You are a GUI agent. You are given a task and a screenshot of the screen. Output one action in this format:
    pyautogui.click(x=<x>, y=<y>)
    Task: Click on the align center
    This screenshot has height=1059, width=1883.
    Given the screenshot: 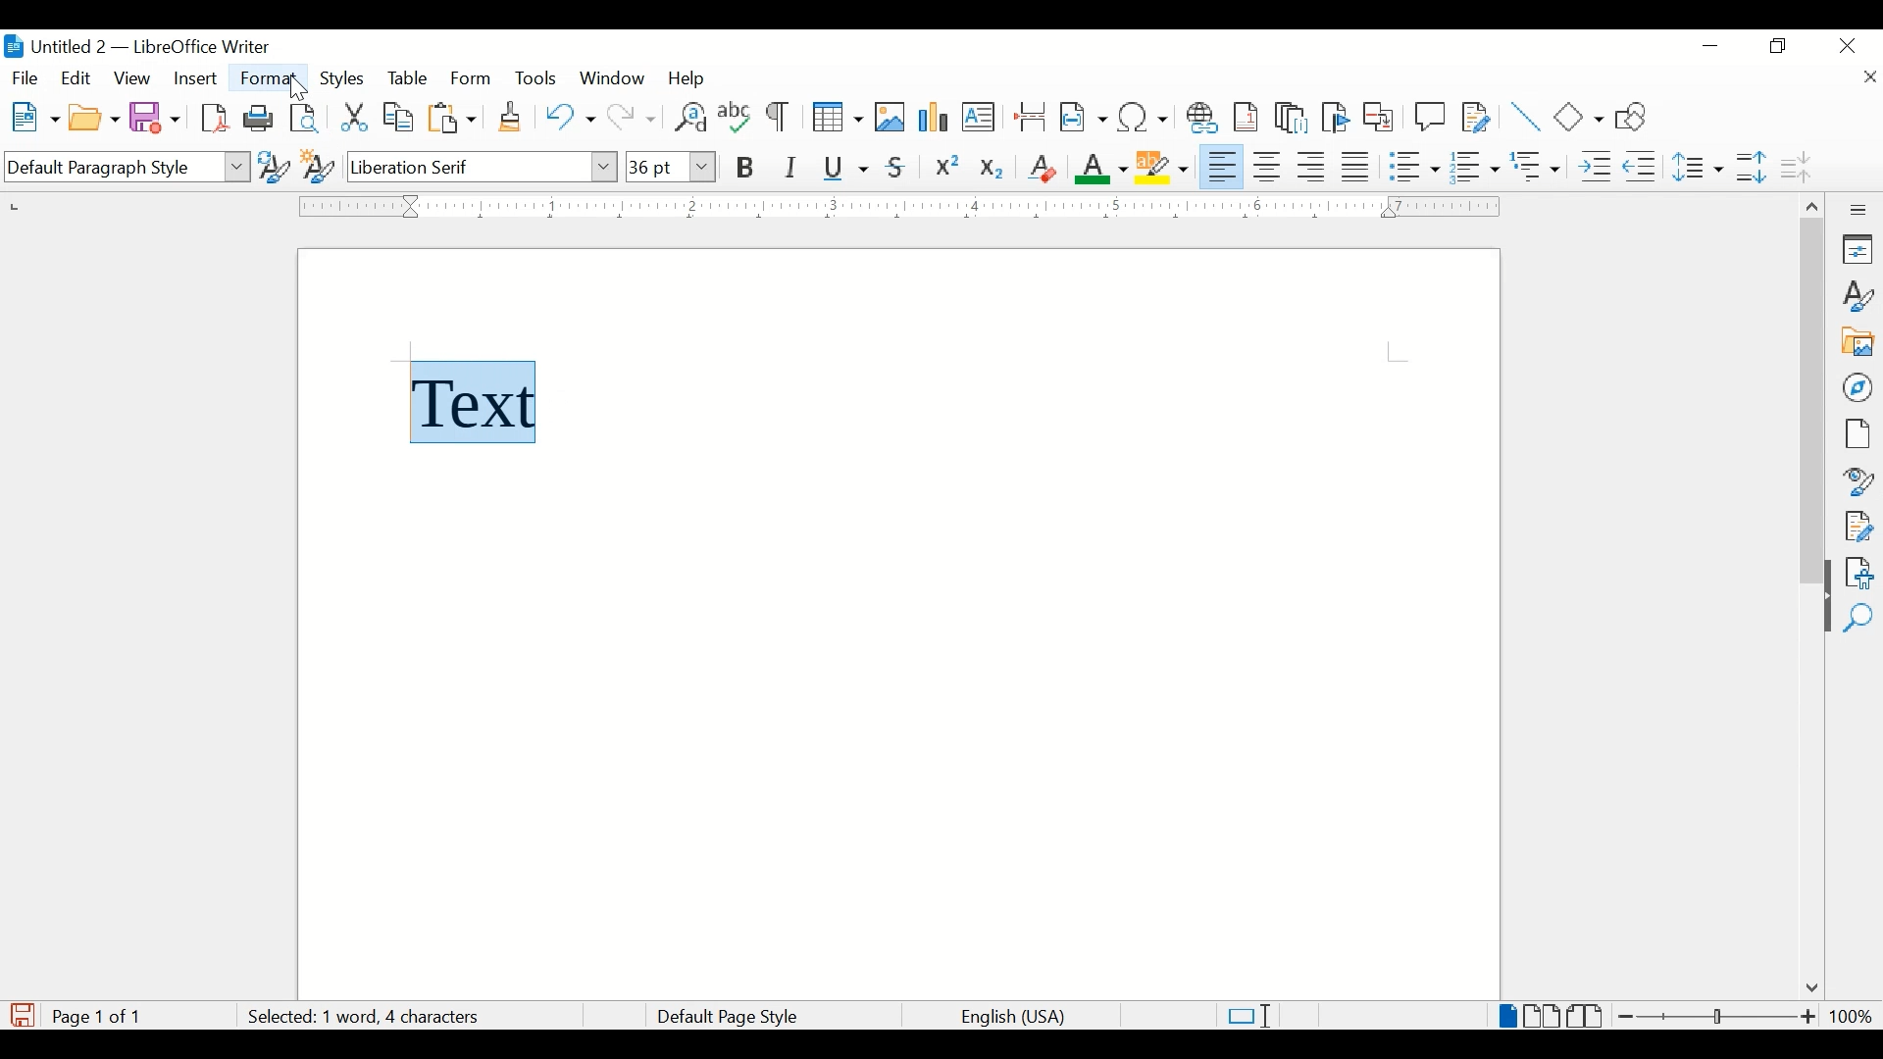 What is the action you would take?
    pyautogui.click(x=1270, y=167)
    